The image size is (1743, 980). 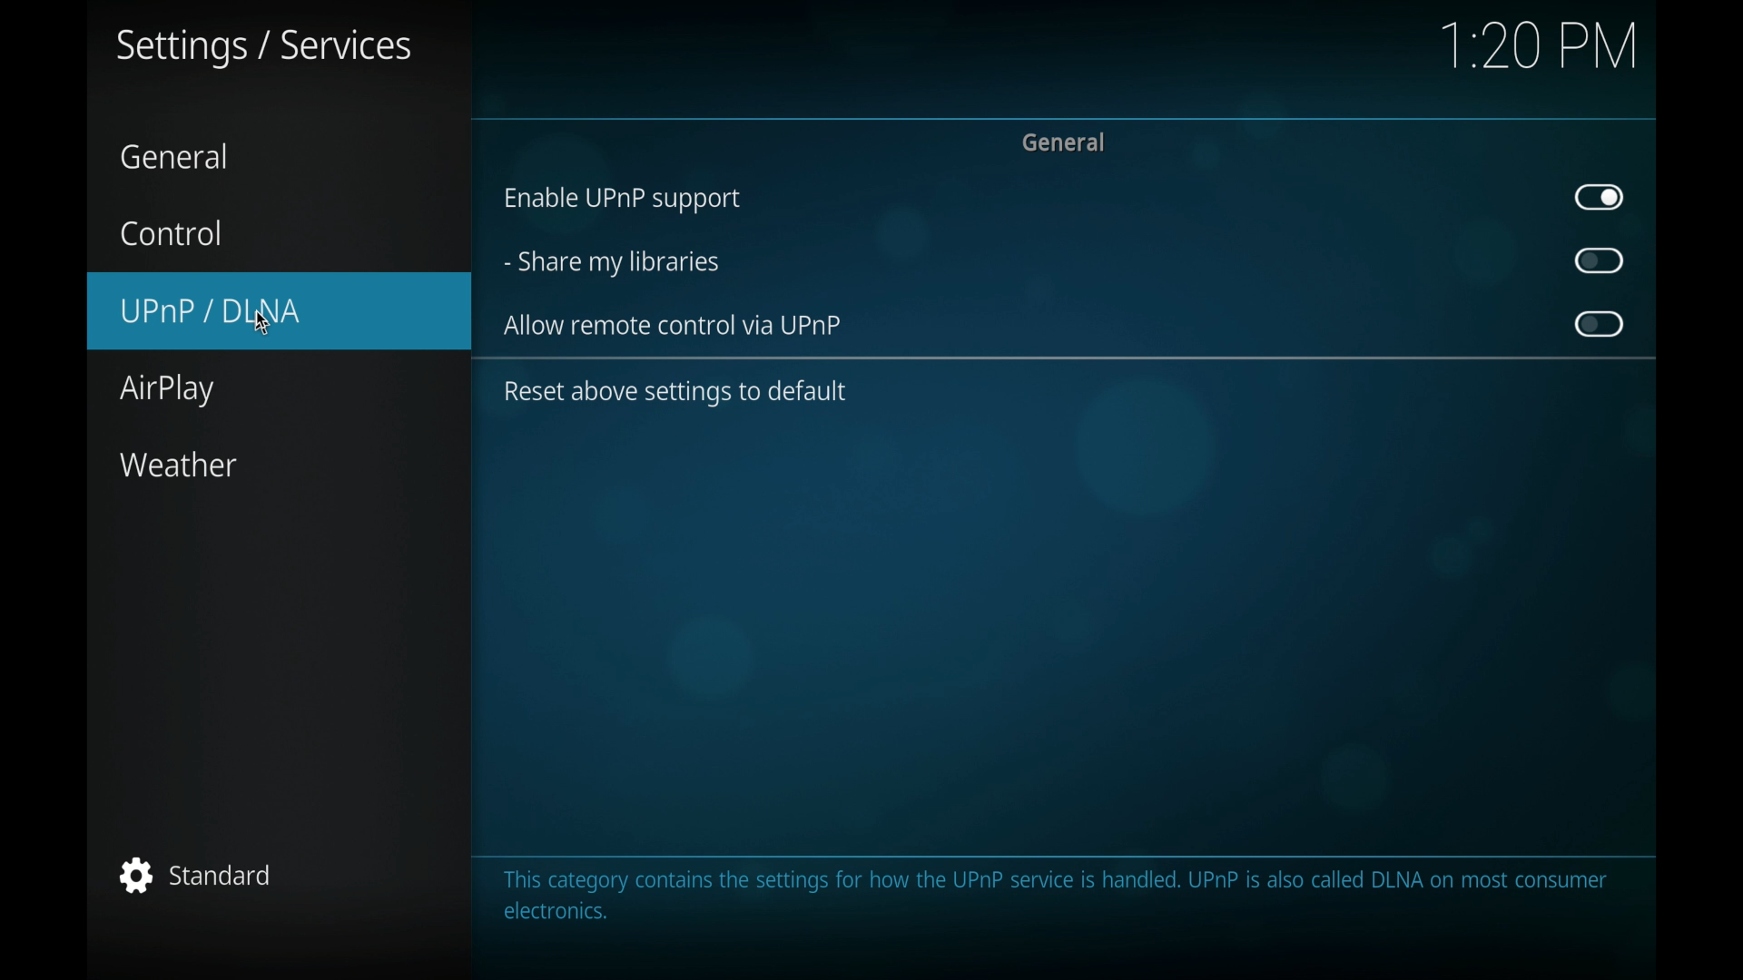 What do you see at coordinates (1600, 261) in the screenshot?
I see `toggle button` at bounding box center [1600, 261].